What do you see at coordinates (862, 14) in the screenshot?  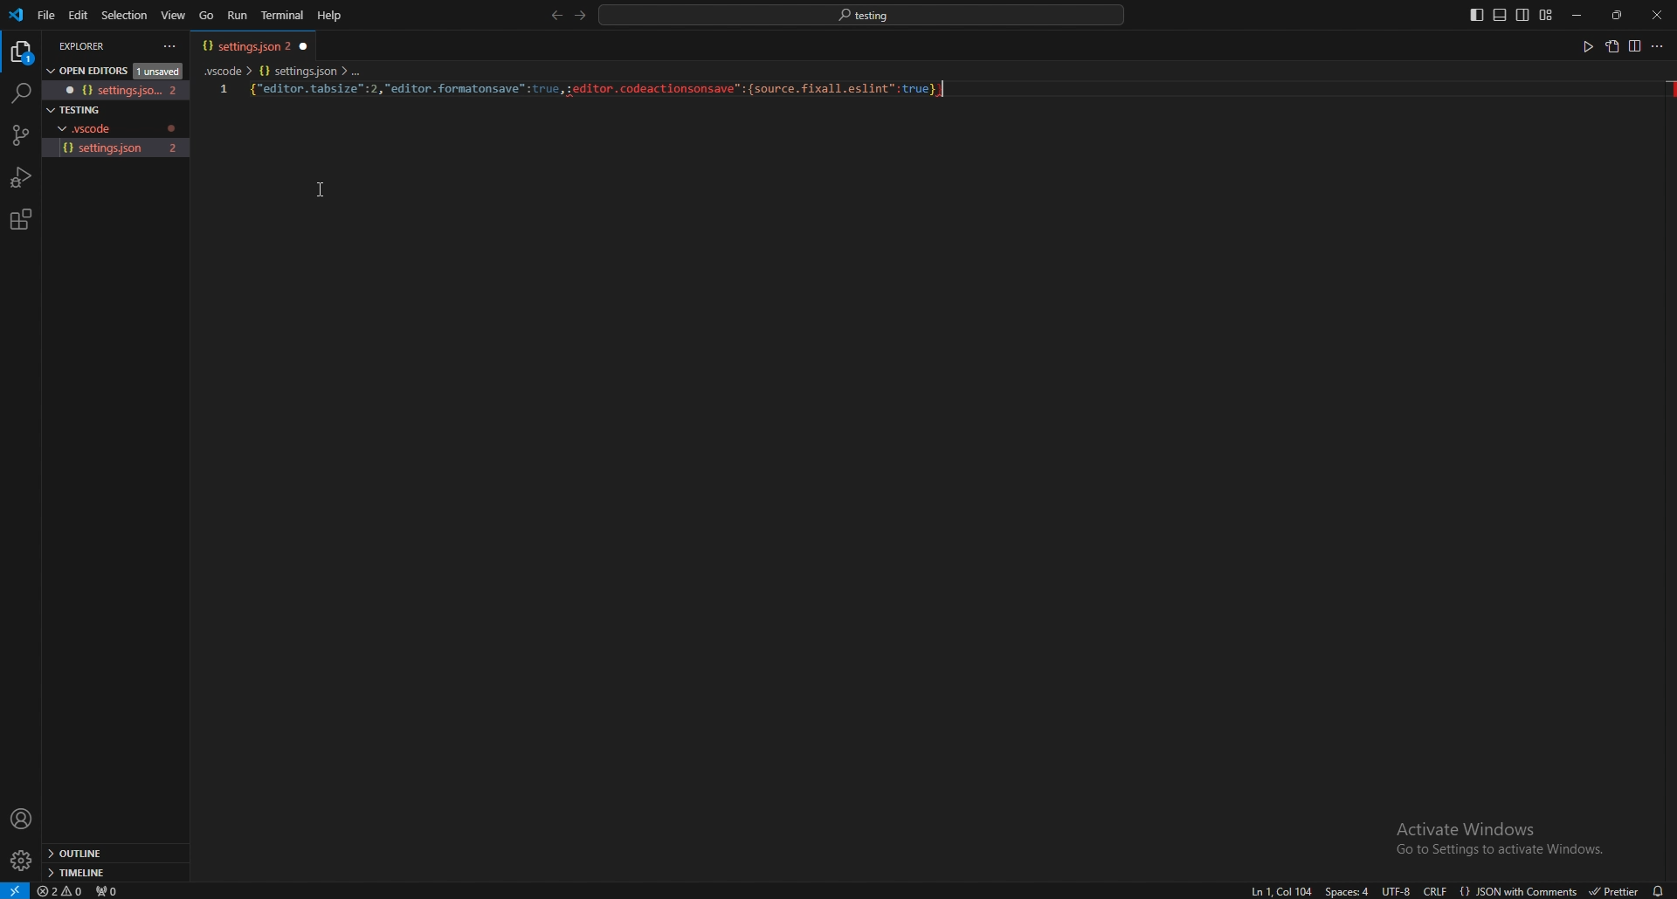 I see `search bar` at bounding box center [862, 14].